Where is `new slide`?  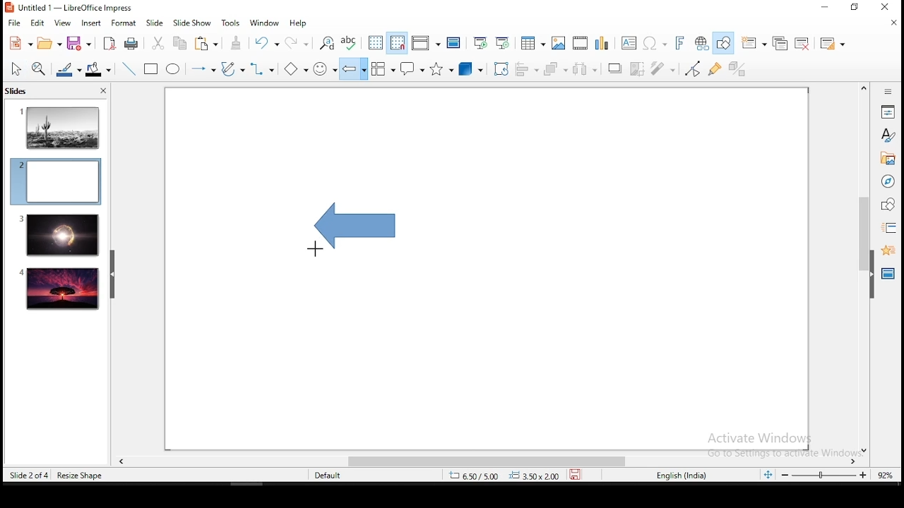 new slide is located at coordinates (755, 42).